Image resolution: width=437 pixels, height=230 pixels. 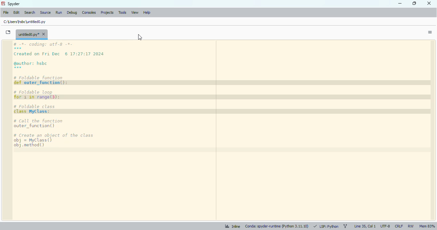 I want to click on spyder, so click(x=14, y=4).